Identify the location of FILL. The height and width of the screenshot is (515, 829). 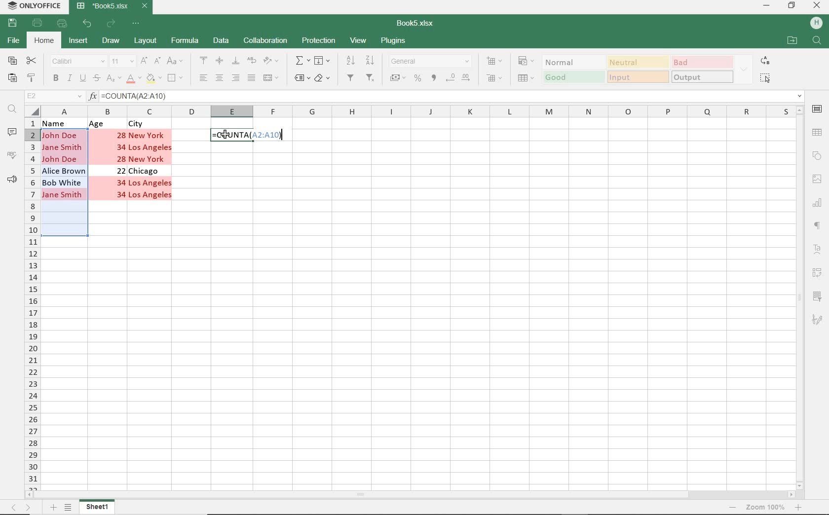
(322, 60).